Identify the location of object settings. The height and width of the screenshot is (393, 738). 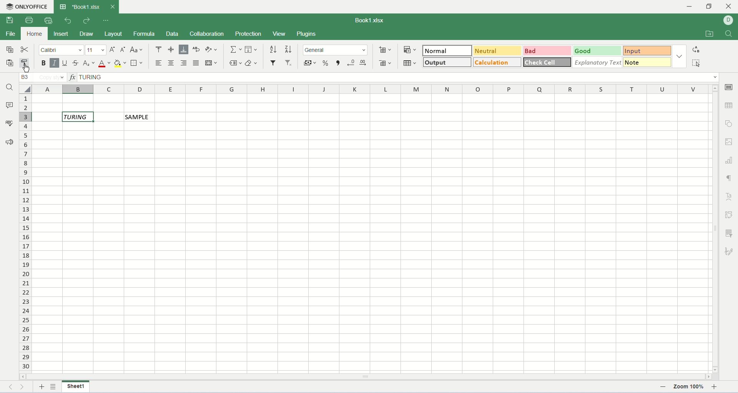
(730, 123).